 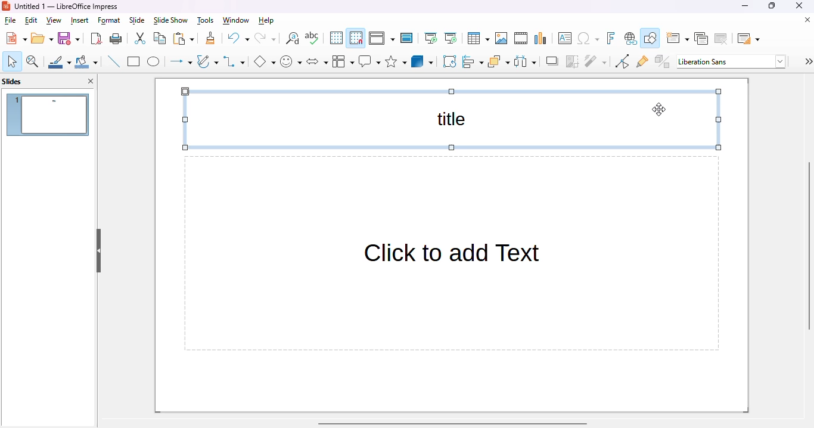 What do you see at coordinates (772, 6) in the screenshot?
I see `maximize` at bounding box center [772, 6].